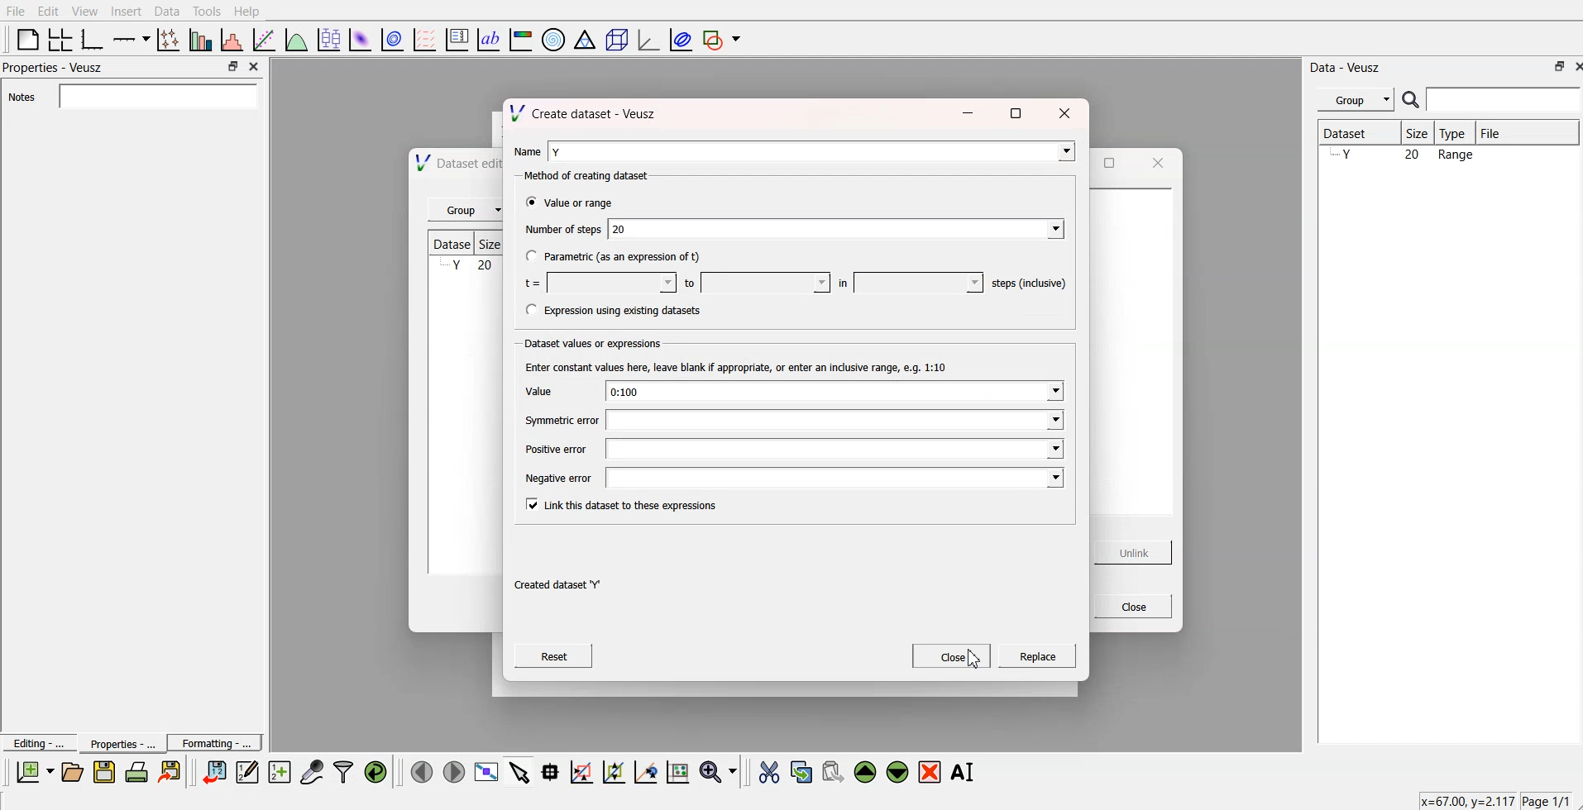 This screenshot has height=810, width=1583. What do you see at coordinates (1415, 133) in the screenshot?
I see `Size` at bounding box center [1415, 133].